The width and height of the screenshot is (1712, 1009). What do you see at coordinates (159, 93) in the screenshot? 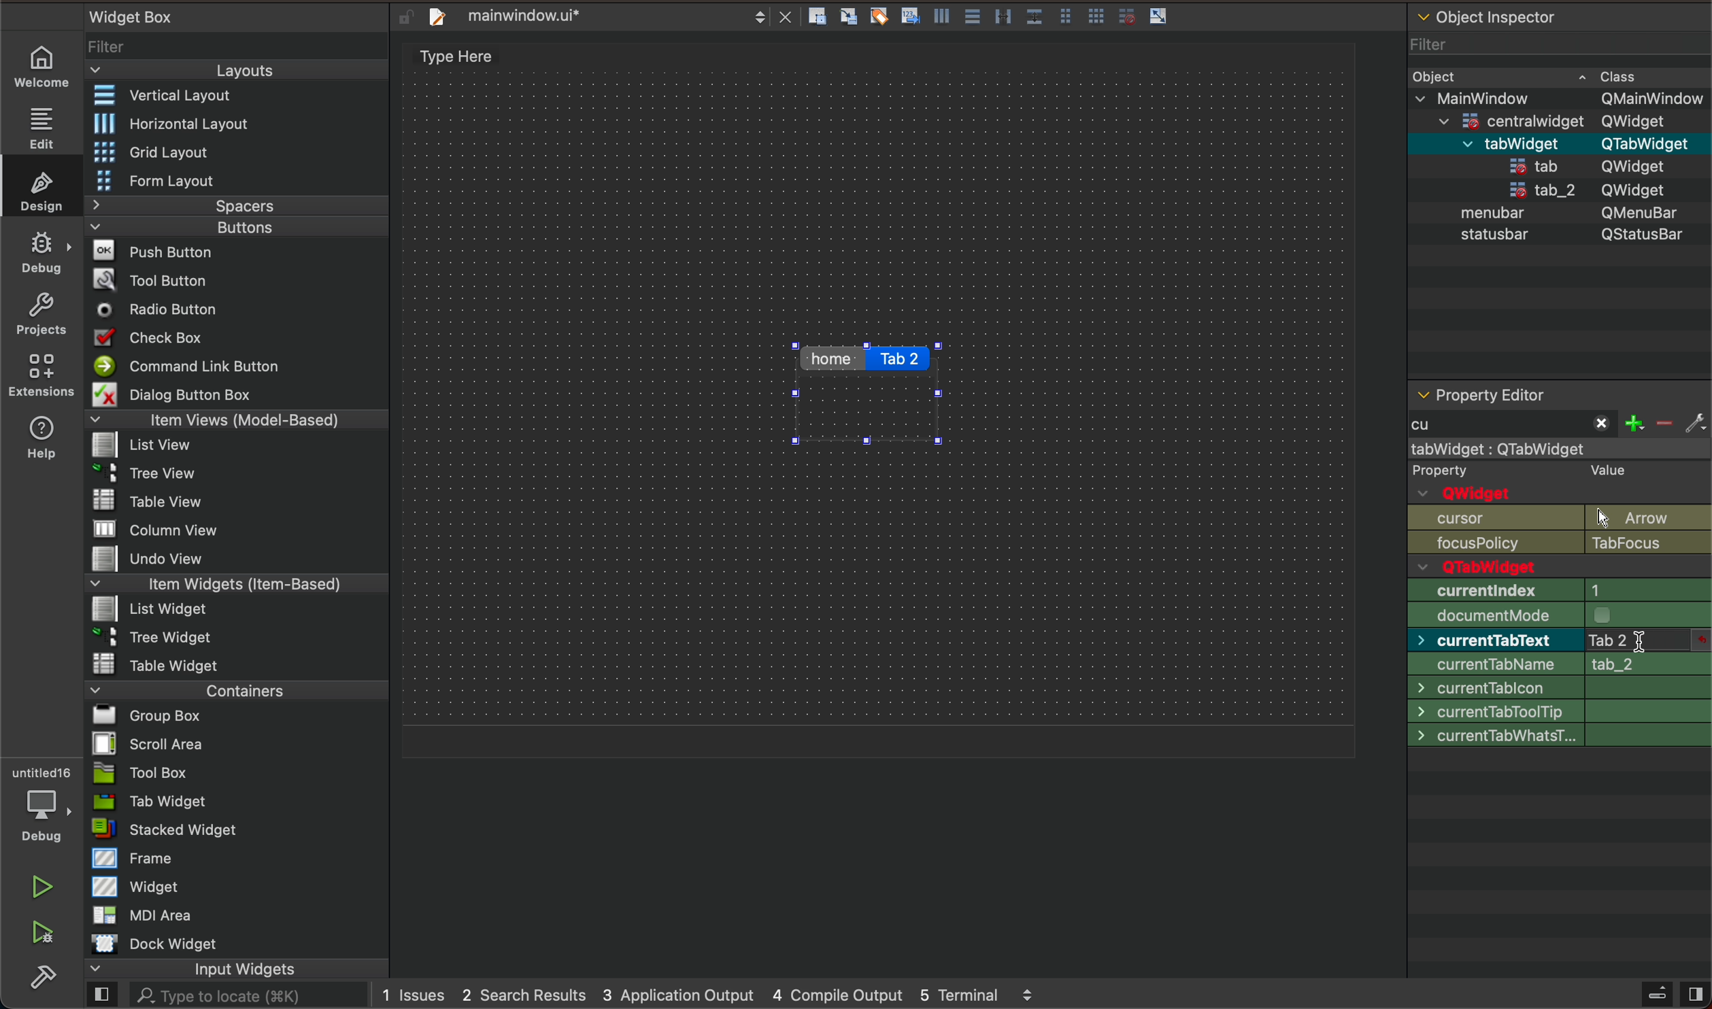
I see `Vertical Layout` at bounding box center [159, 93].